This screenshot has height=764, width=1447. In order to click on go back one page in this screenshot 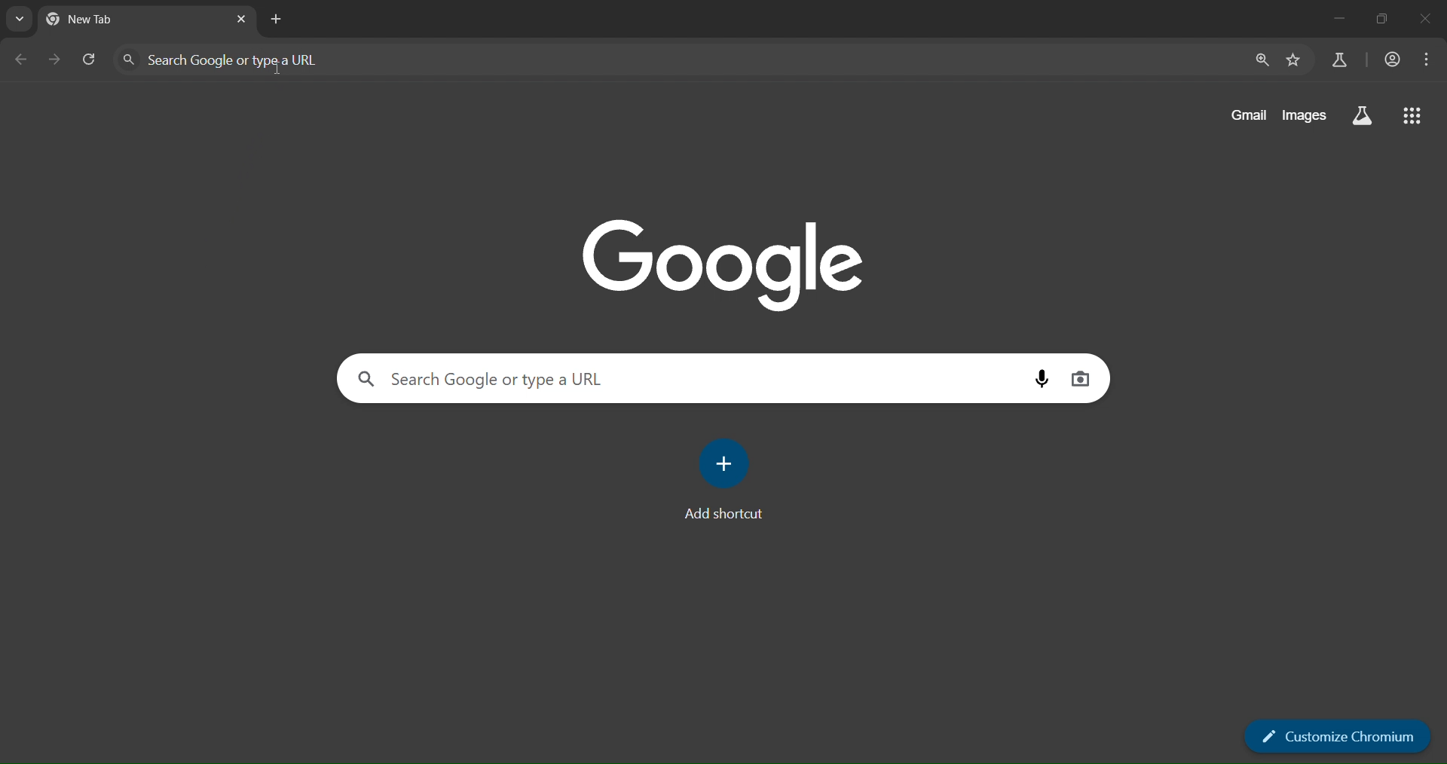, I will do `click(21, 61)`.